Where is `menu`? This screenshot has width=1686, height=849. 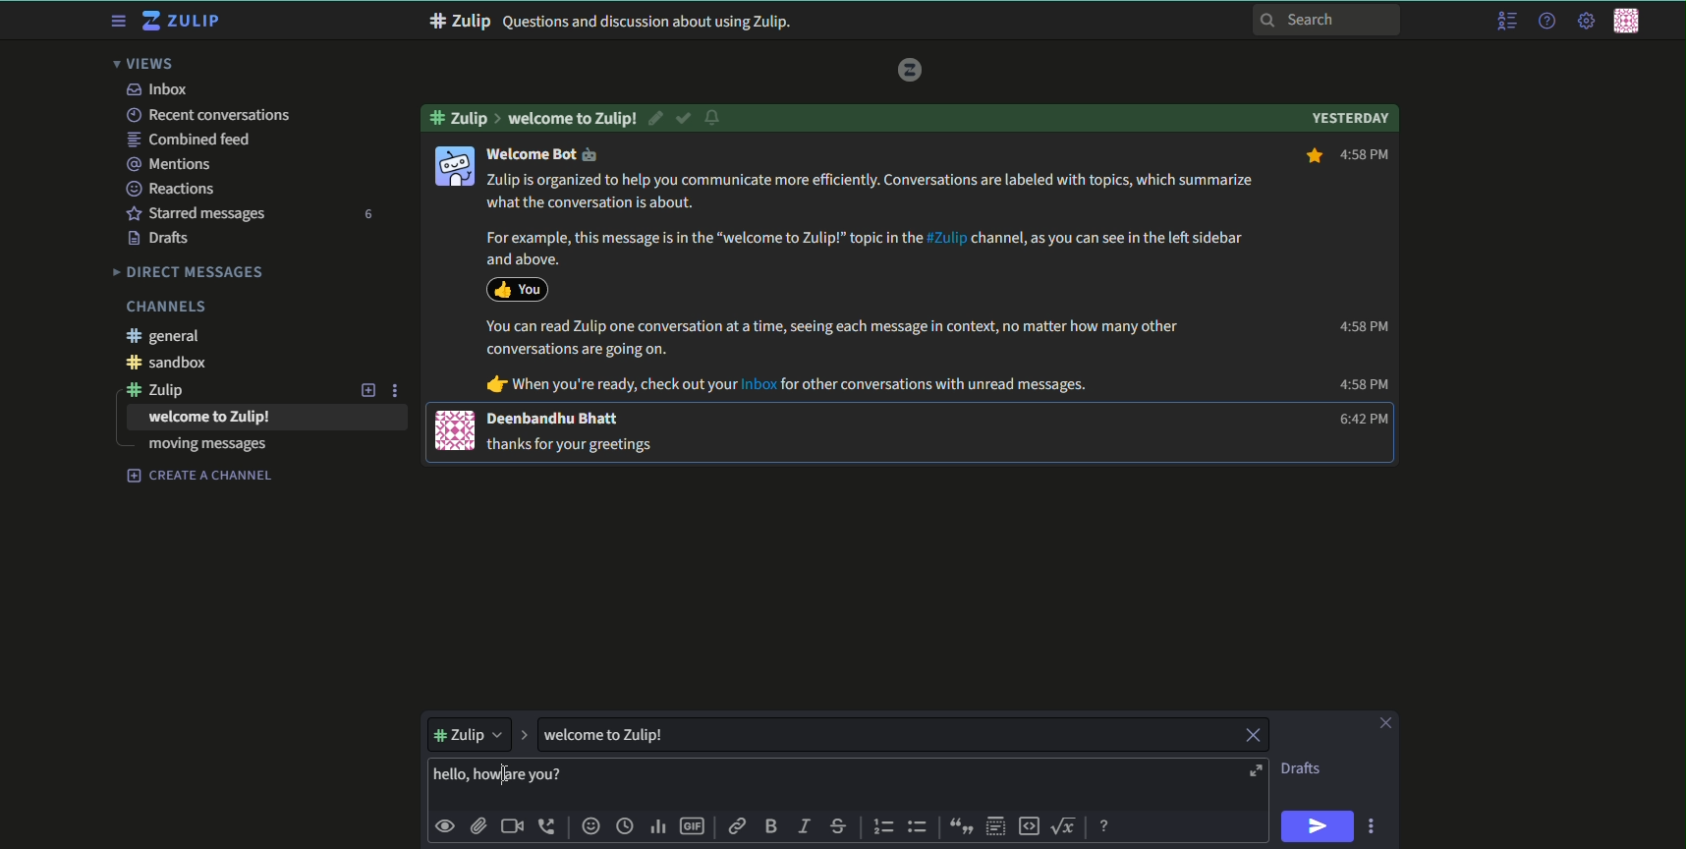
menu is located at coordinates (1505, 22).